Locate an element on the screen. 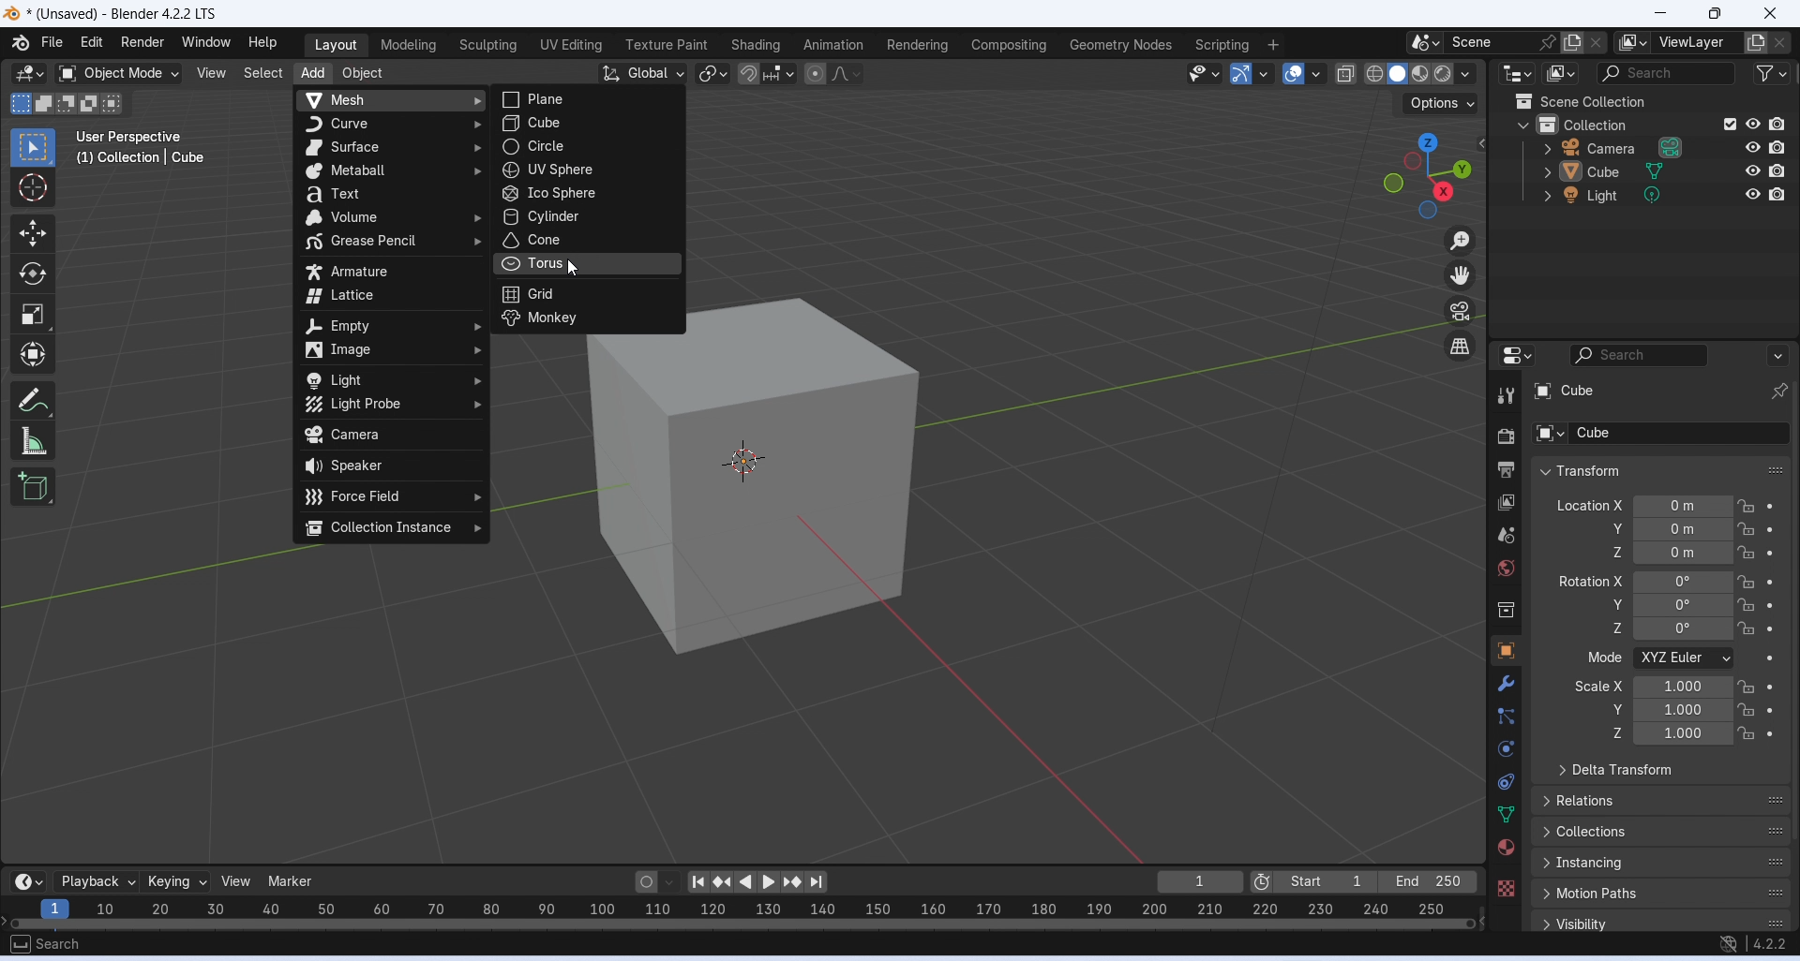 The height and width of the screenshot is (961, 1800). 4.2.2 is located at coordinates (1770, 944).